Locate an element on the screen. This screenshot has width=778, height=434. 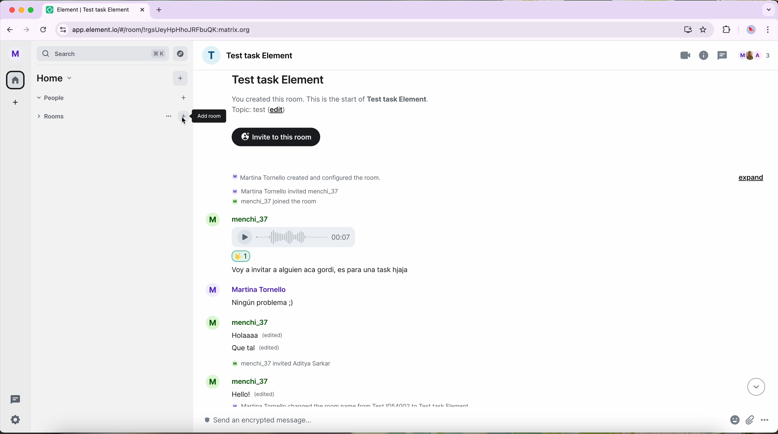
profile picture is located at coordinates (751, 30).